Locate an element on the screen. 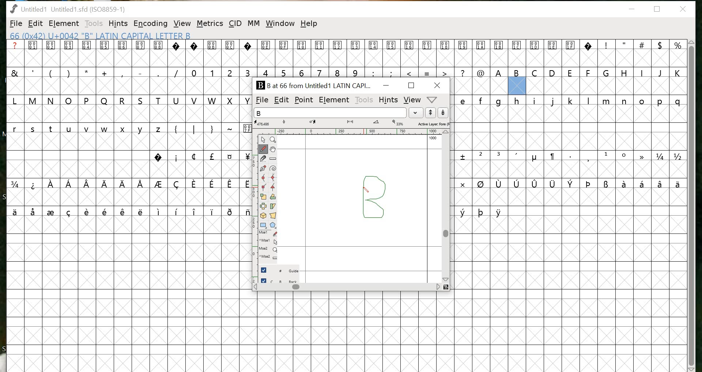 This screenshot has width=702, height=372. EDIT is located at coordinates (35, 23).